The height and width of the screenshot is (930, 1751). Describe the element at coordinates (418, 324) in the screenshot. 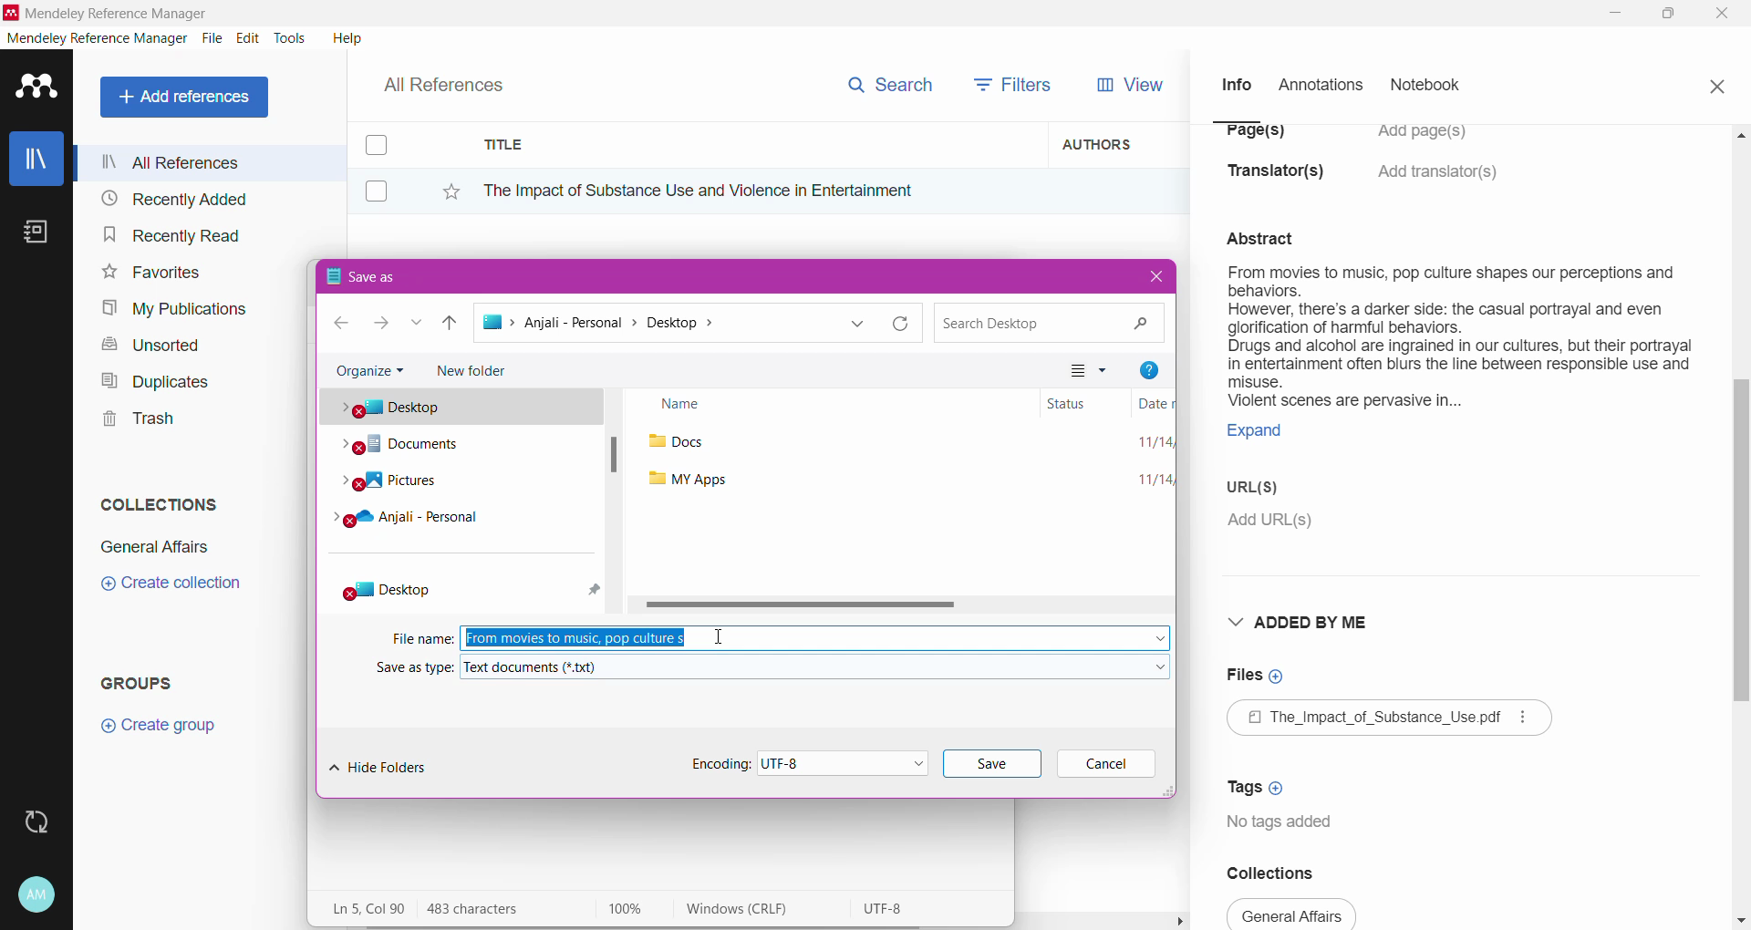

I see `Recent locations` at that location.